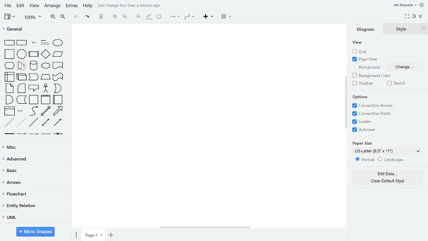 The image size is (428, 241). What do you see at coordinates (9, 65) in the screenshot?
I see `hexagon` at bounding box center [9, 65].